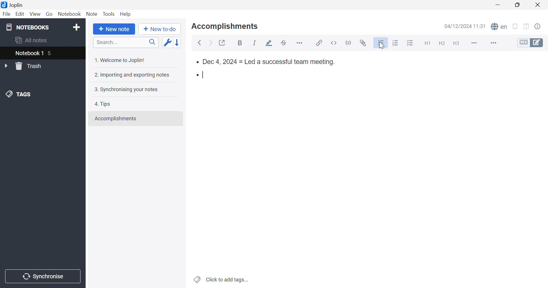 This screenshot has width=548, height=288. What do you see at coordinates (27, 27) in the screenshot?
I see `NOTEBOOKS` at bounding box center [27, 27].